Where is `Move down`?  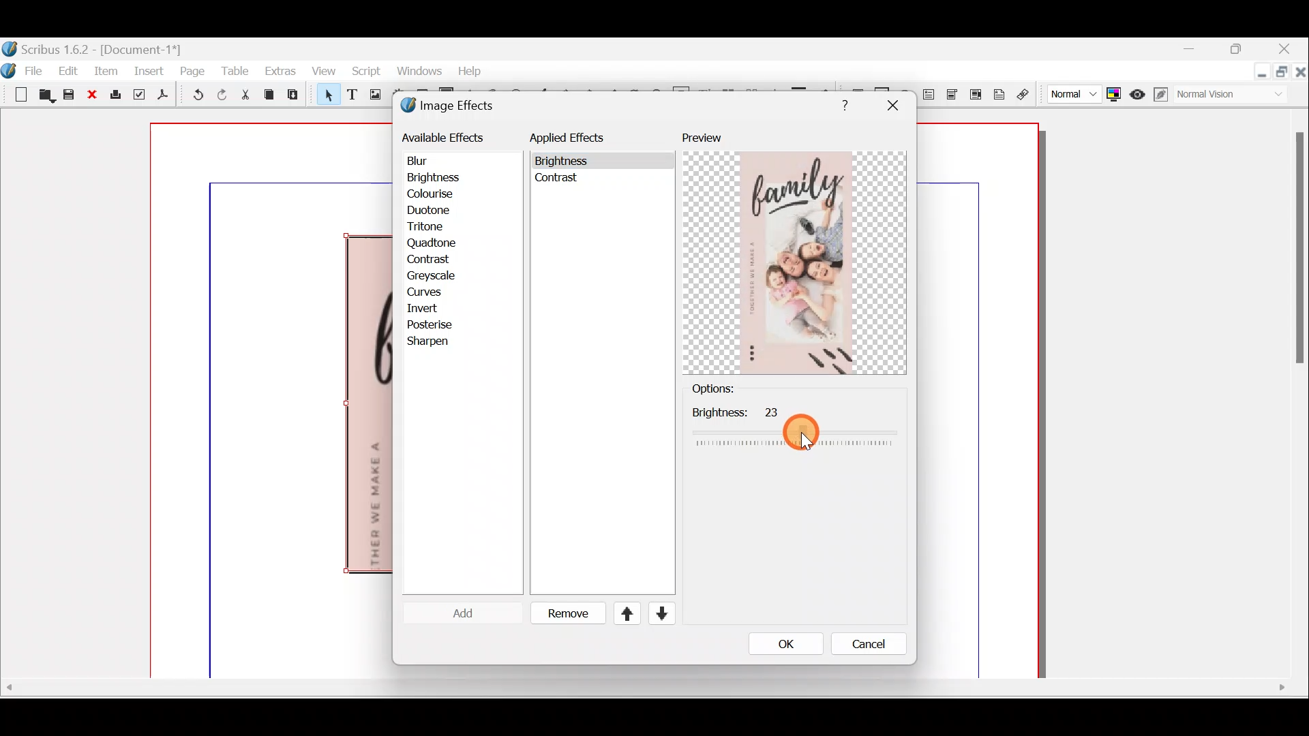 Move down is located at coordinates (660, 613).